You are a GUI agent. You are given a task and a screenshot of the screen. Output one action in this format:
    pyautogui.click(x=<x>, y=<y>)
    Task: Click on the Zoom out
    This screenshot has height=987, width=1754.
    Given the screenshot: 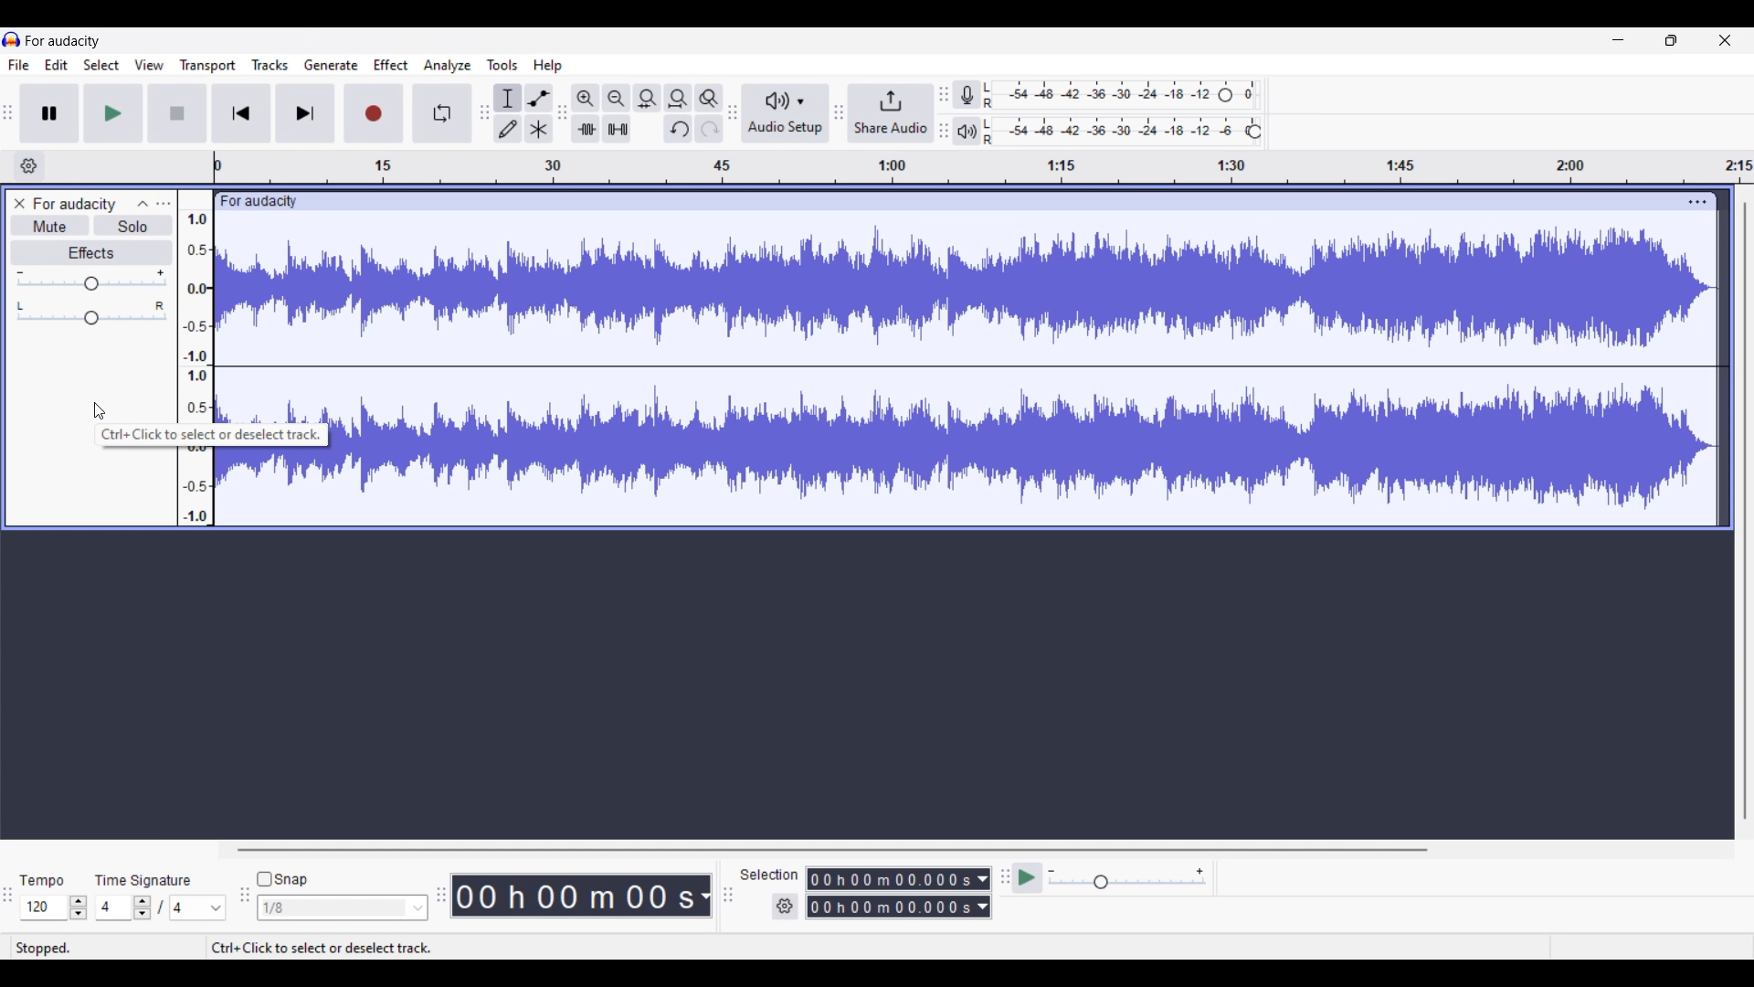 What is the action you would take?
    pyautogui.click(x=618, y=99)
    